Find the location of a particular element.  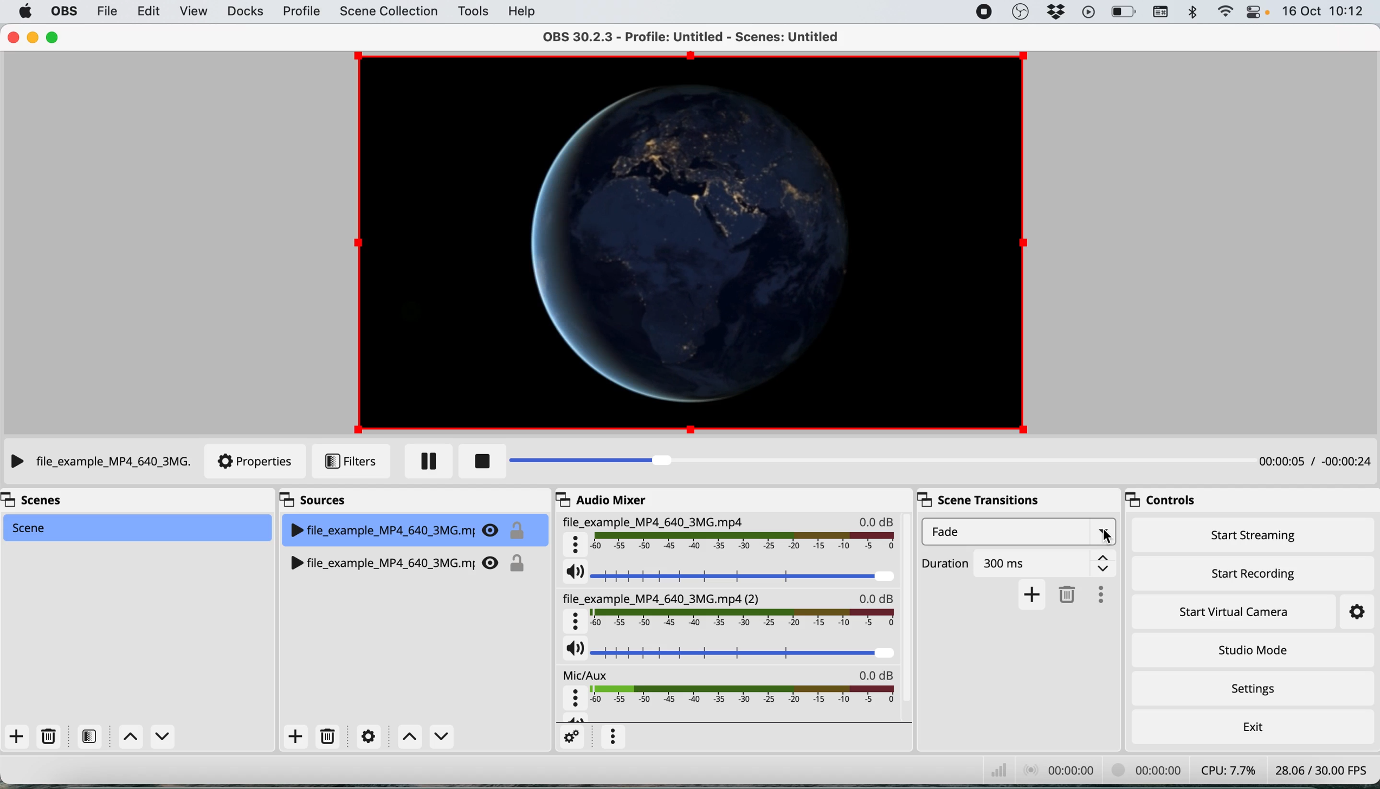

00:00: 00 is located at coordinates (1060, 772).